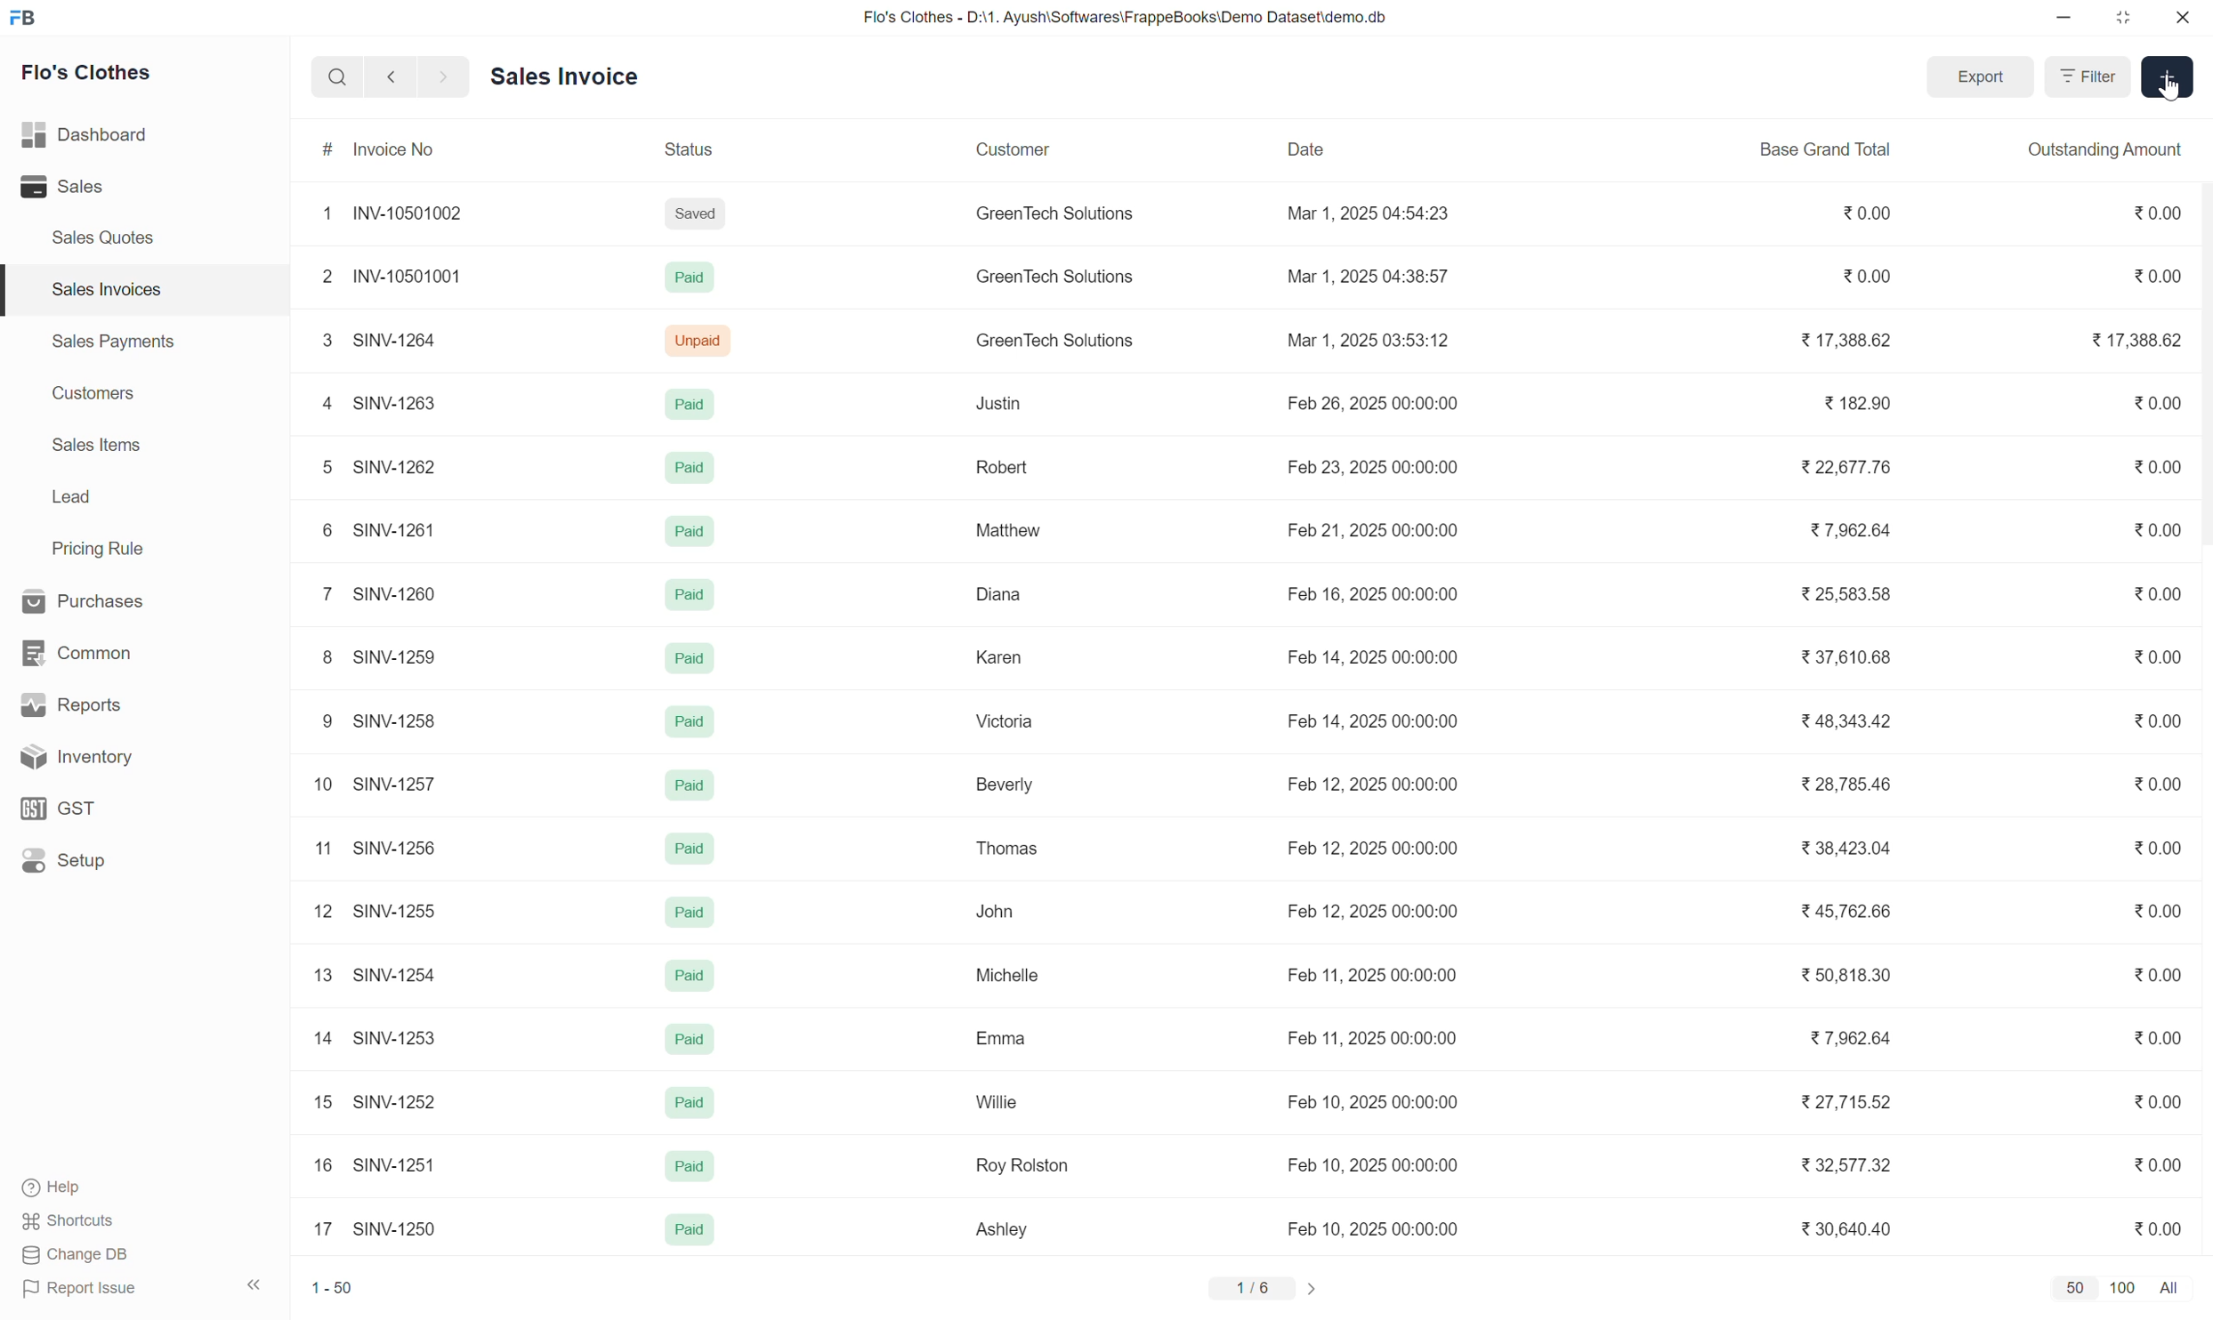 The image size is (2213, 1320). What do you see at coordinates (334, 82) in the screenshot?
I see `search ` at bounding box center [334, 82].